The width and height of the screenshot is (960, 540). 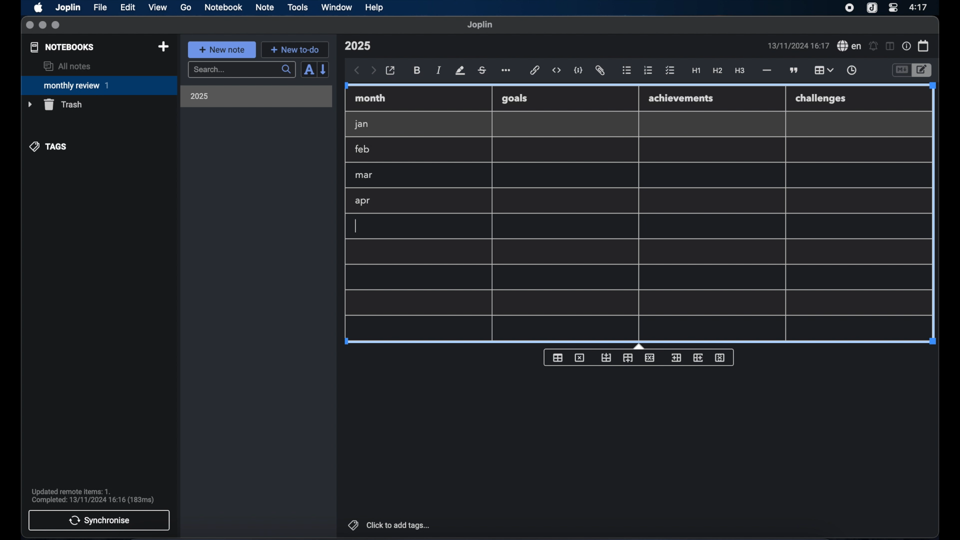 What do you see at coordinates (69, 8) in the screenshot?
I see `Joplin` at bounding box center [69, 8].